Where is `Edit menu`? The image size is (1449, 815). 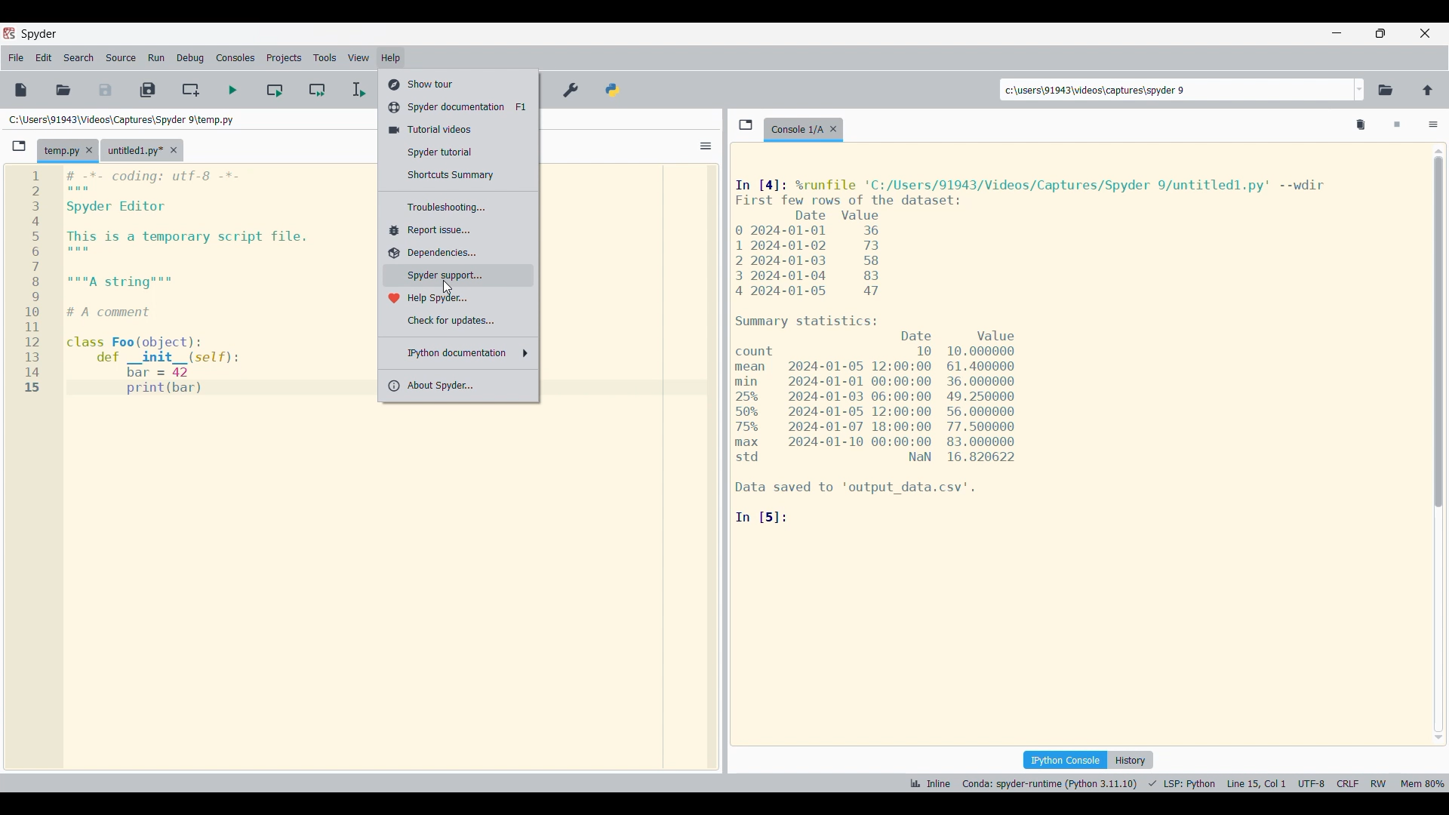 Edit menu is located at coordinates (44, 58).